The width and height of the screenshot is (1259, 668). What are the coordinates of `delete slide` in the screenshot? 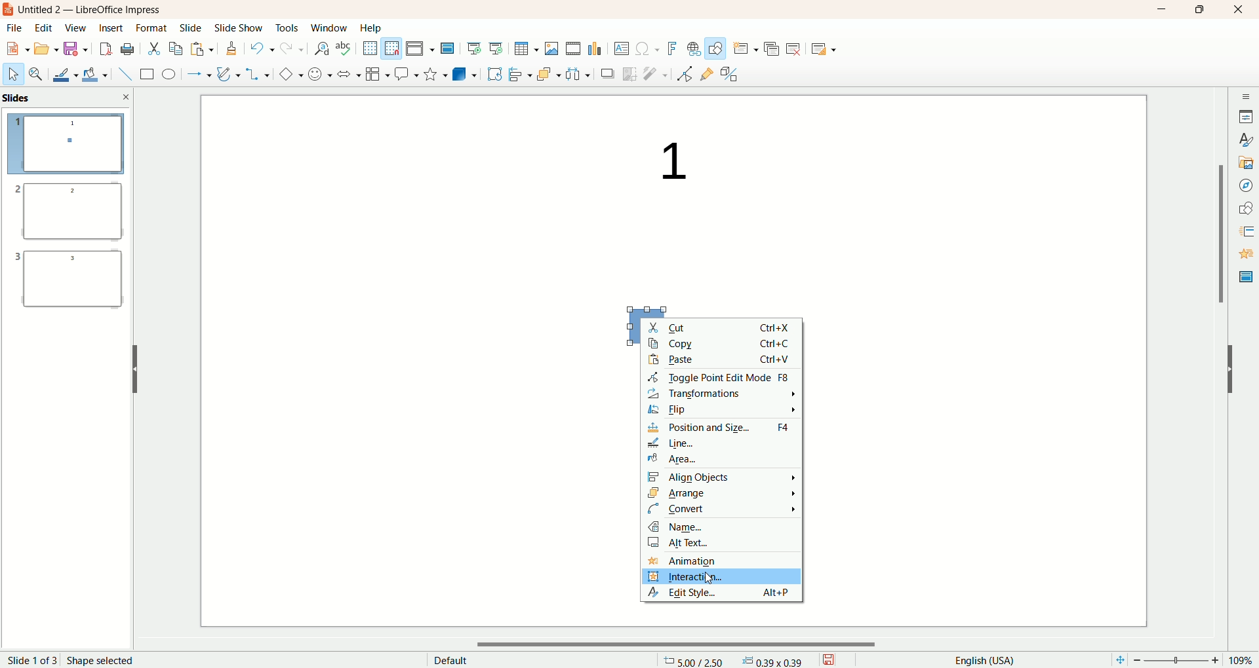 It's located at (796, 50).